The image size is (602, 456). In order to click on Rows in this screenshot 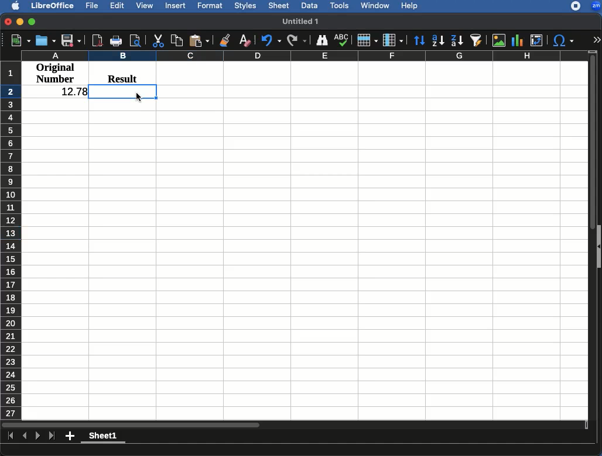, I will do `click(11, 240)`.